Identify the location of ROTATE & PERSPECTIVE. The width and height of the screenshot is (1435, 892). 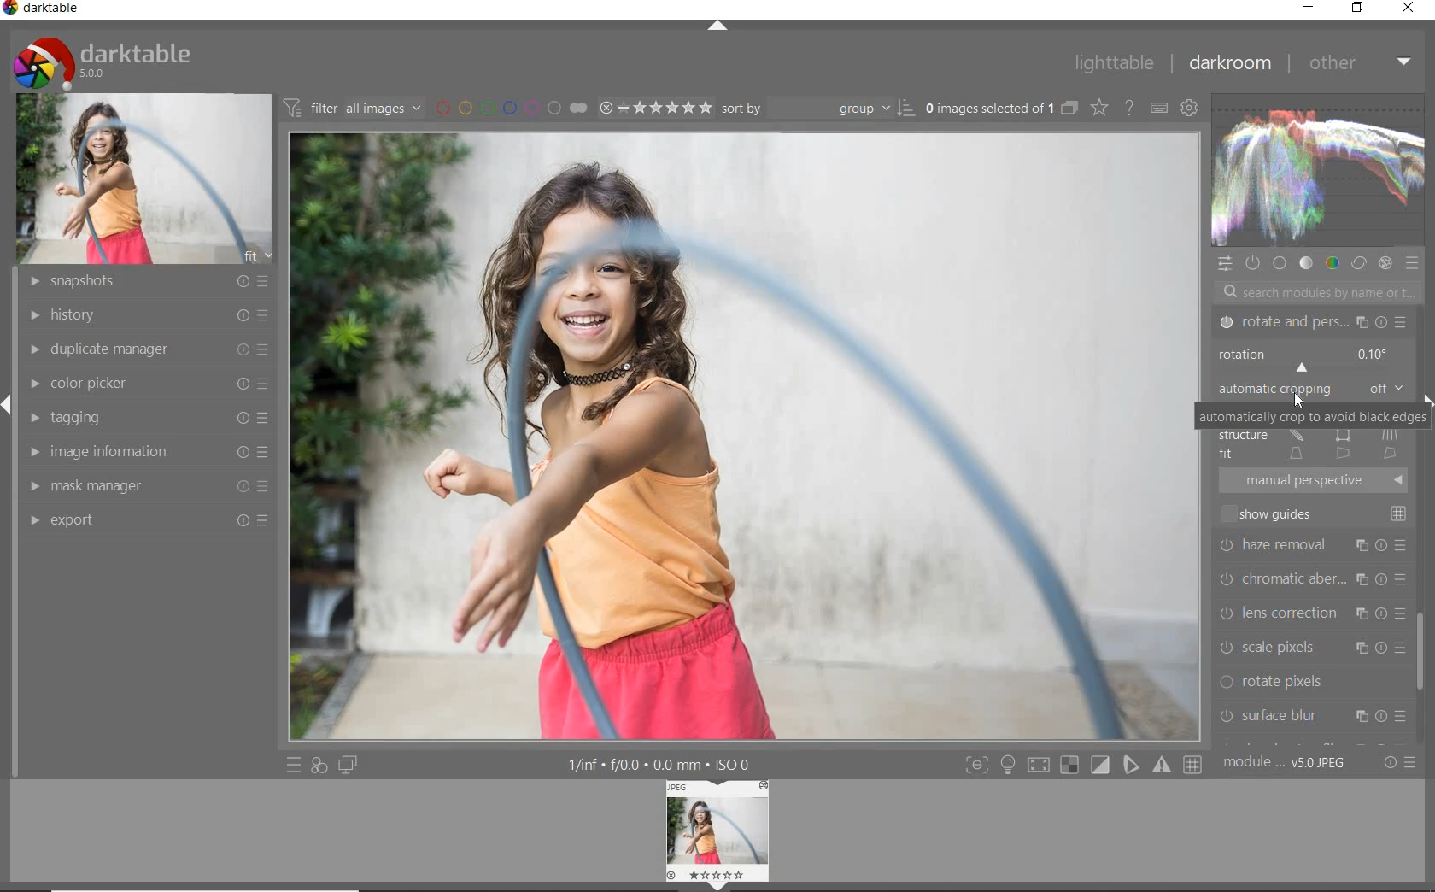
(1311, 323).